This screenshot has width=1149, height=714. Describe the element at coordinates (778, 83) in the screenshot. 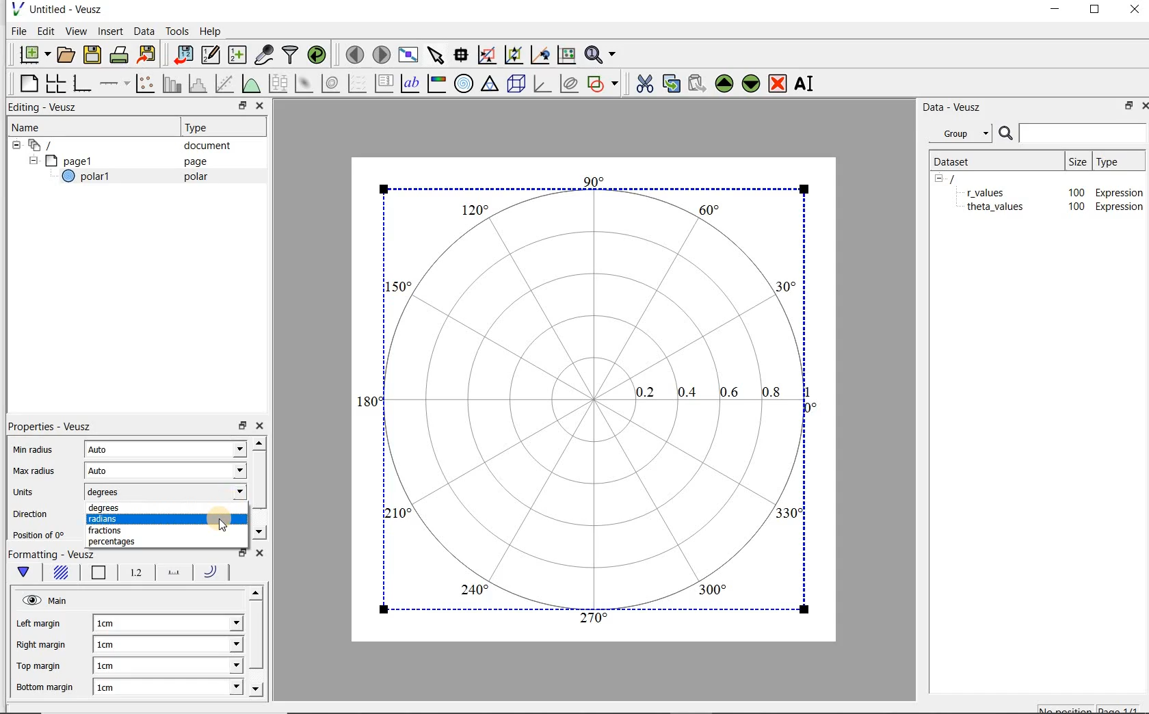

I see `remove the selected widget` at that location.